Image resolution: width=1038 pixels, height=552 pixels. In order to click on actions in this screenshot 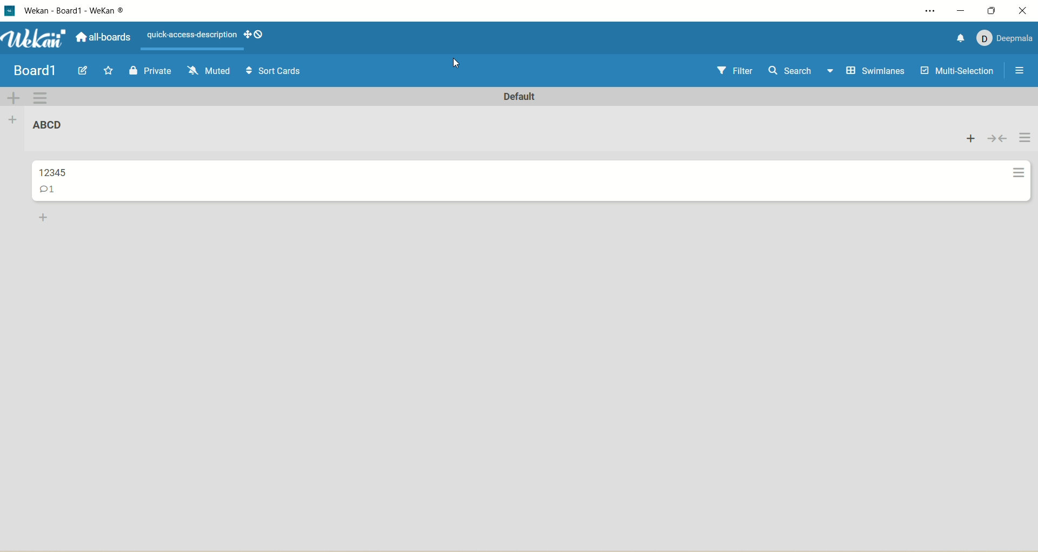, I will do `click(1021, 164)`.